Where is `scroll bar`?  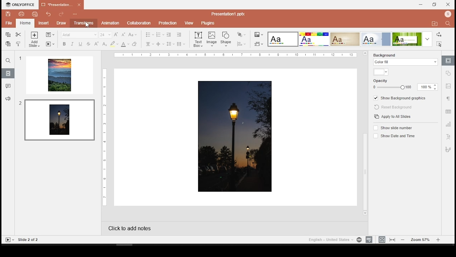 scroll bar is located at coordinates (364, 134).